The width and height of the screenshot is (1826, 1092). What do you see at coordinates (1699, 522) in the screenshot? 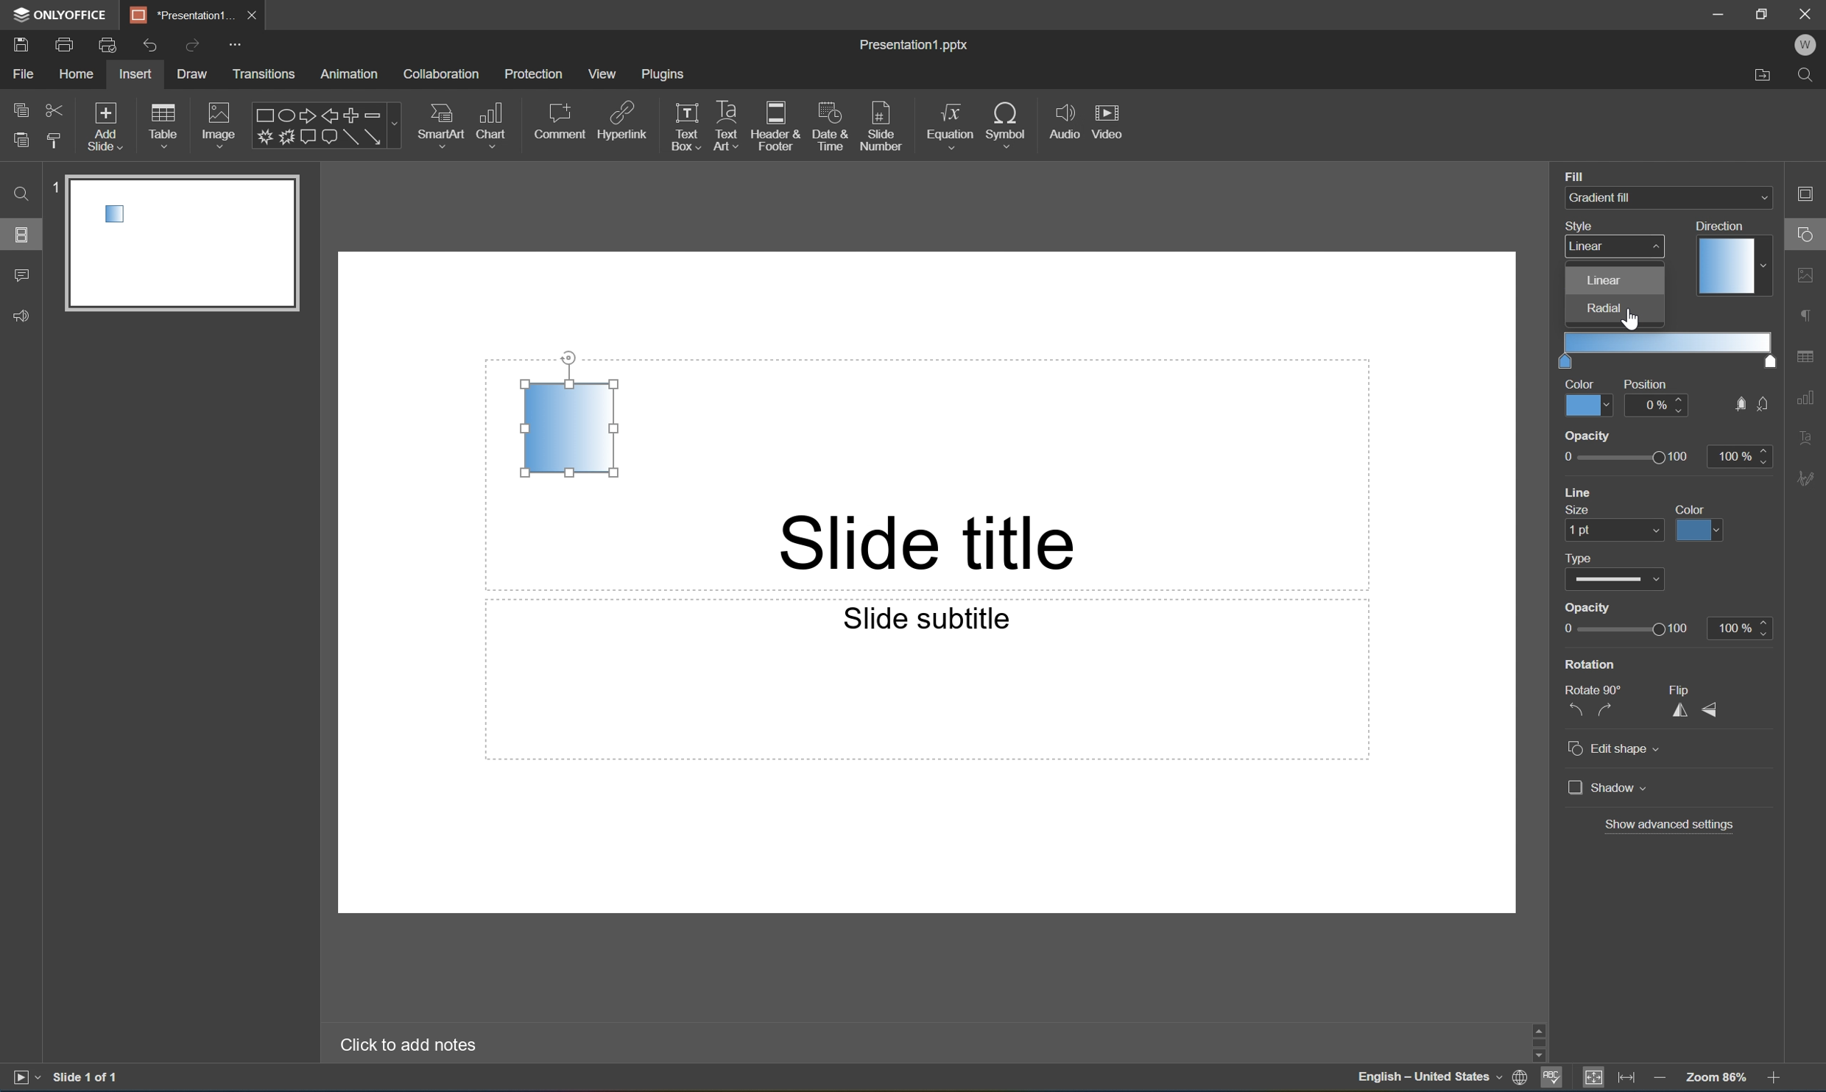
I see `color` at bounding box center [1699, 522].